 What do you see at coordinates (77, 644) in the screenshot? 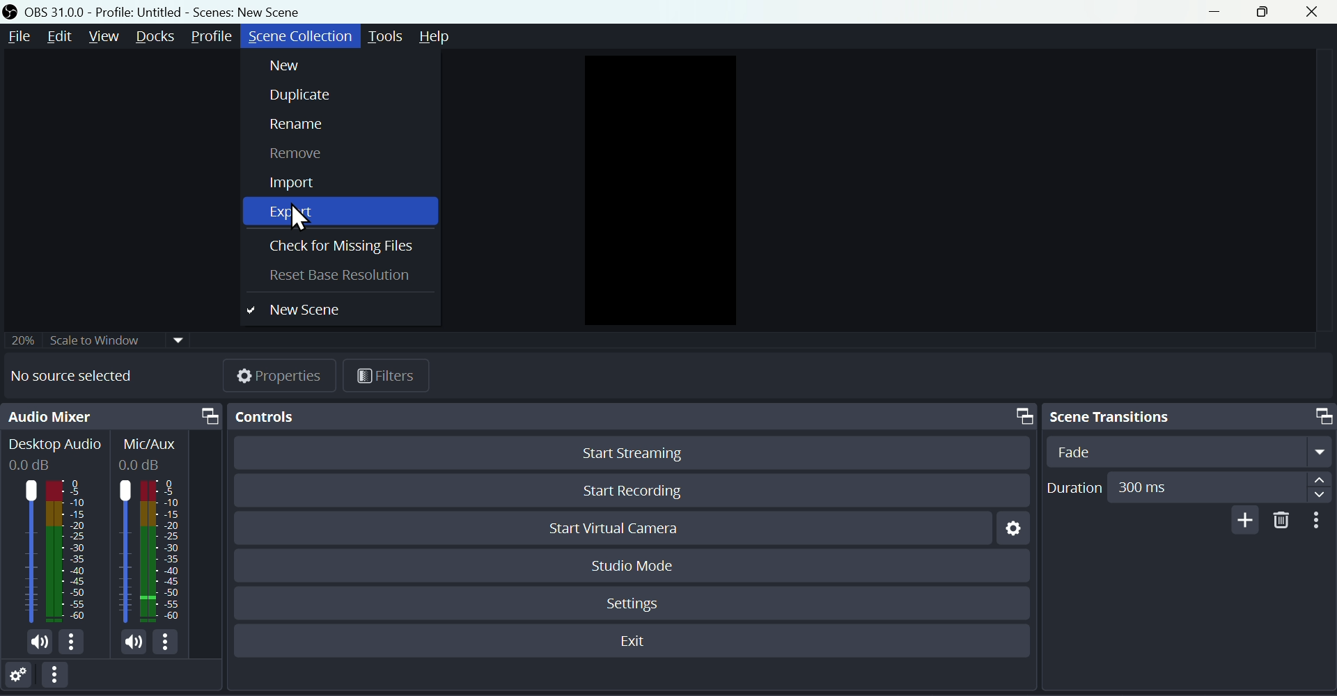
I see `more options` at bounding box center [77, 644].